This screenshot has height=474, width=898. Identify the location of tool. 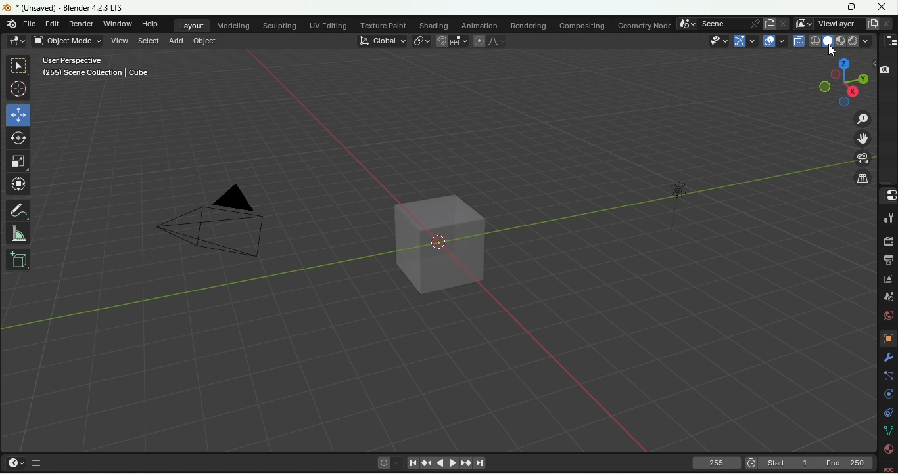
(887, 219).